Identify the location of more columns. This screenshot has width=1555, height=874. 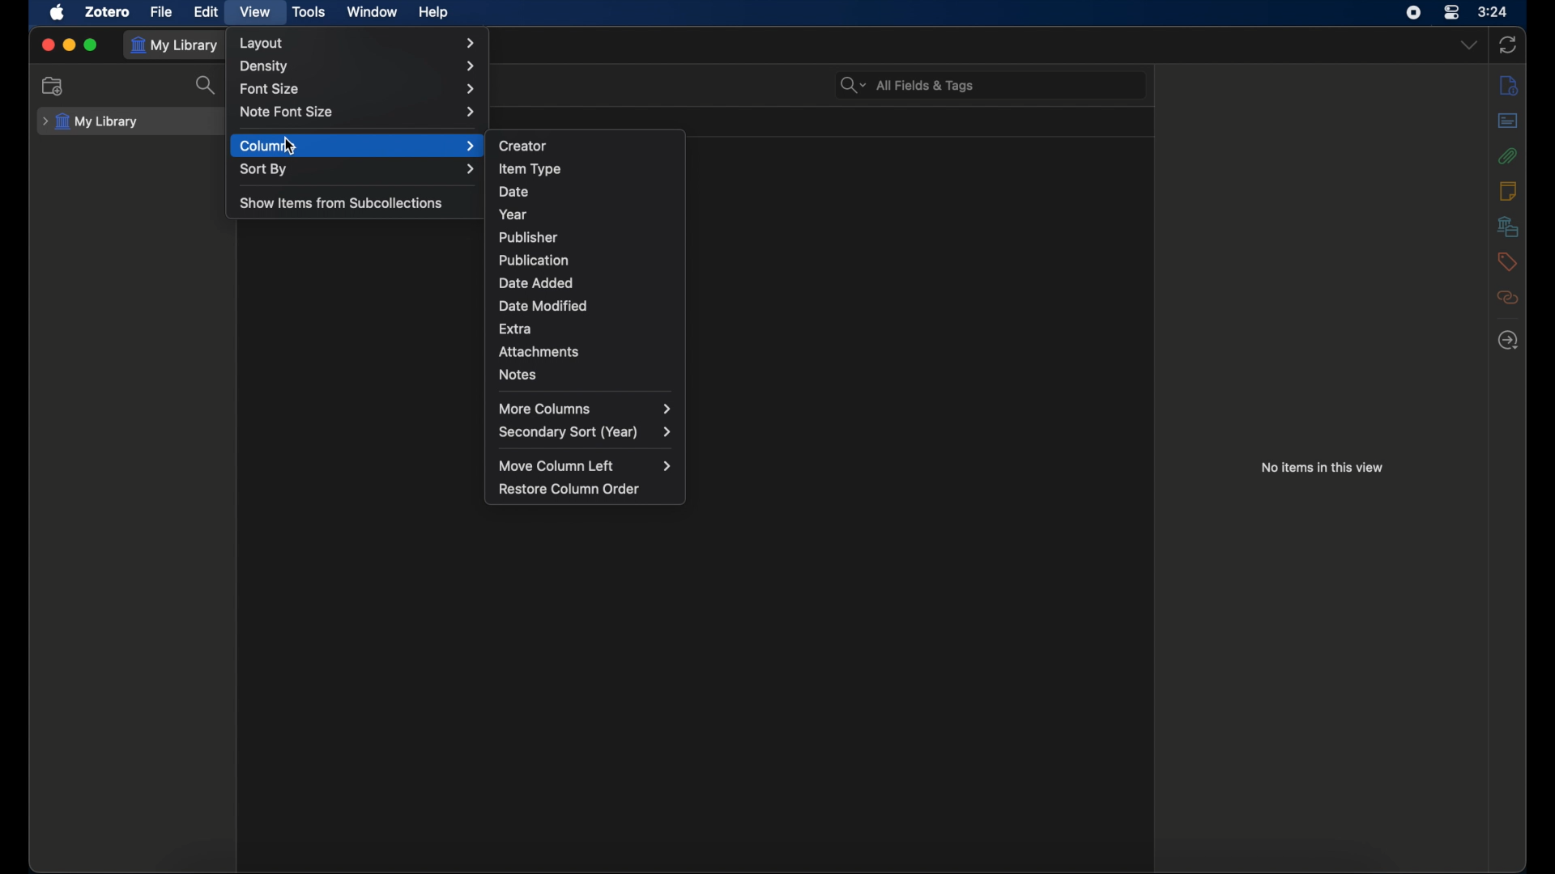
(585, 408).